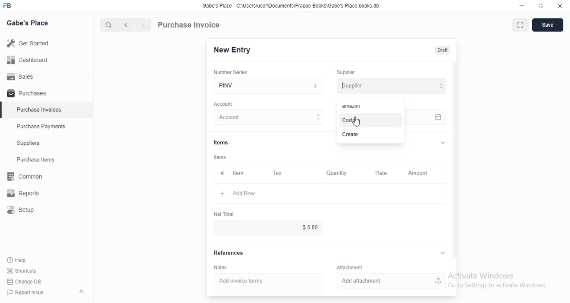  I want to click on Help, so click(22, 260).